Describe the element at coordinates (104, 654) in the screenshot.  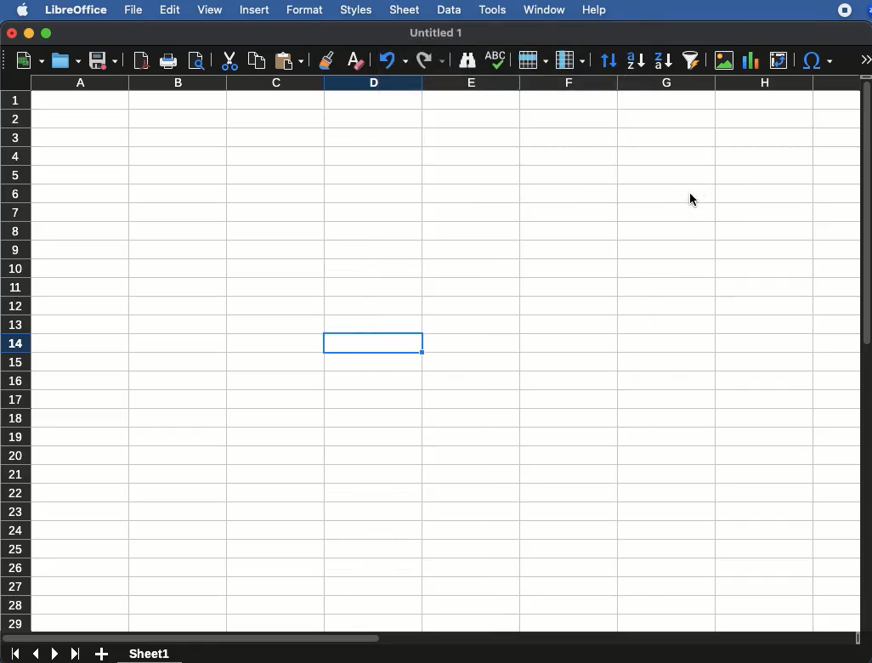
I see `add` at that location.